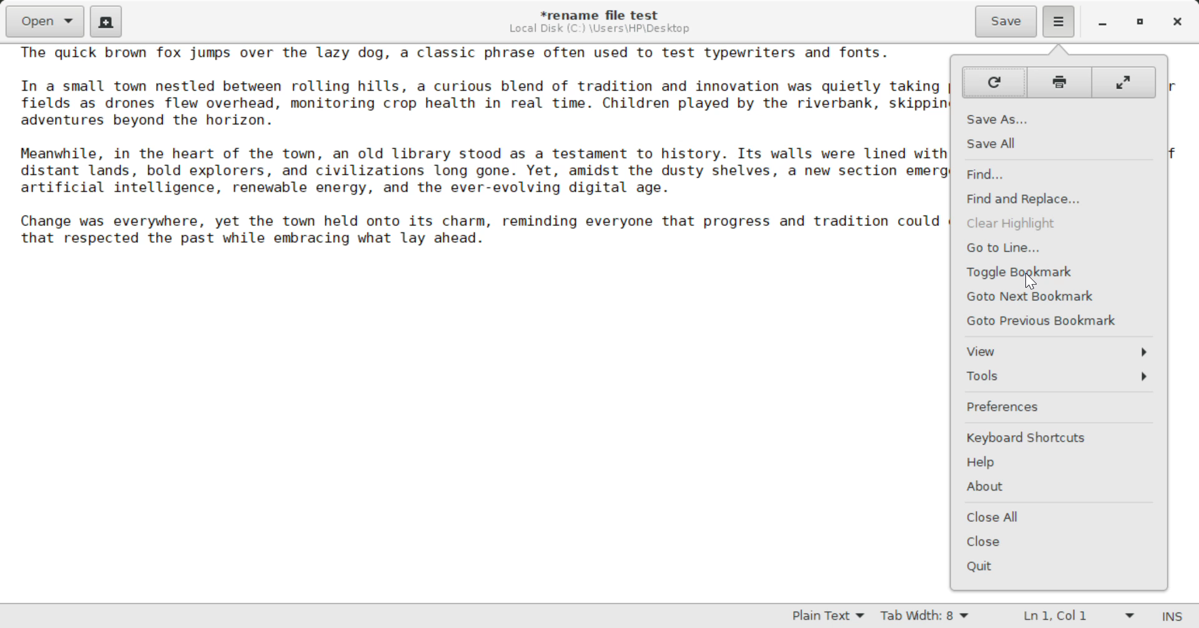 The image size is (1199, 628). What do you see at coordinates (46, 21) in the screenshot?
I see `Open Document` at bounding box center [46, 21].